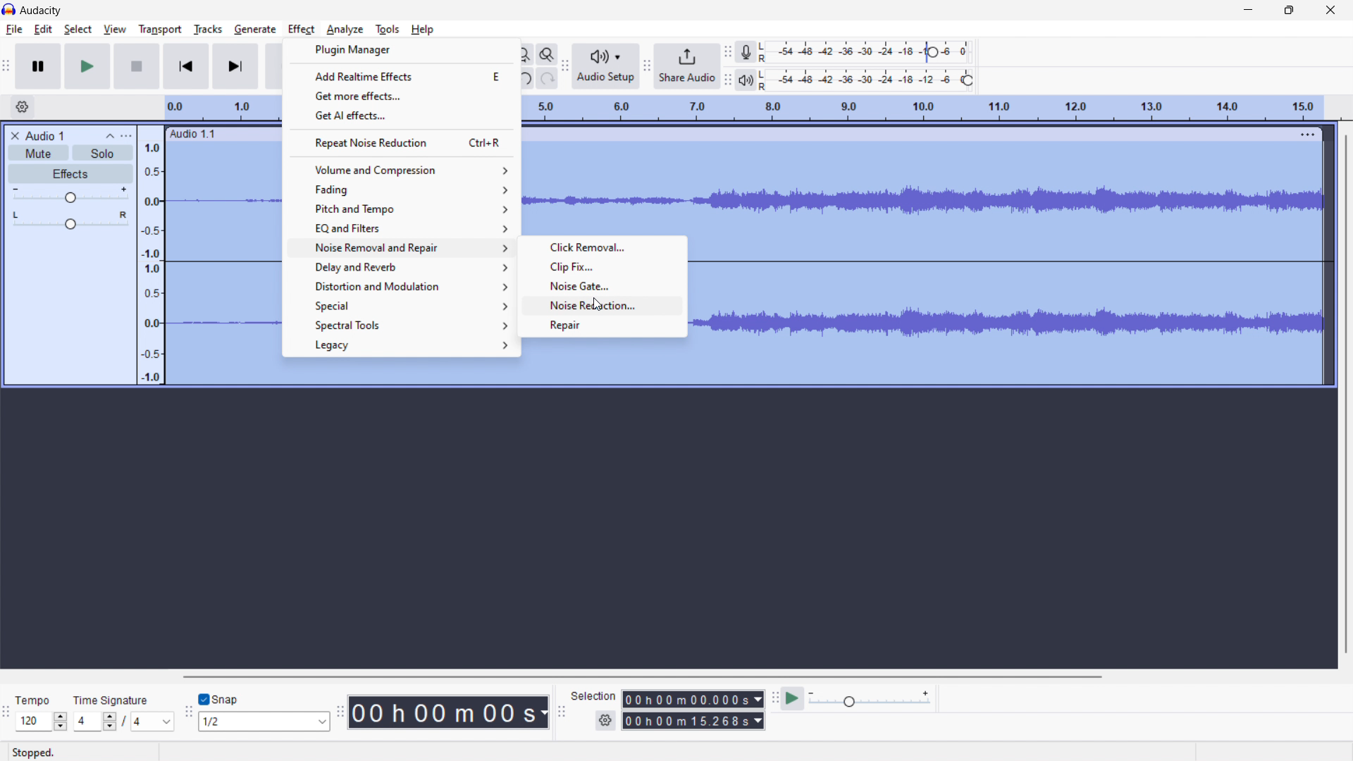 The height and width of the screenshot is (761, 1353). Describe the element at coordinates (401, 326) in the screenshot. I see `Spectral Tools` at that location.